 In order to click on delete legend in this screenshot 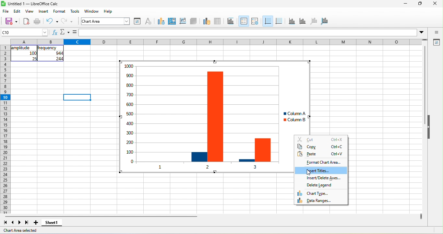, I will do `click(321, 185)`.